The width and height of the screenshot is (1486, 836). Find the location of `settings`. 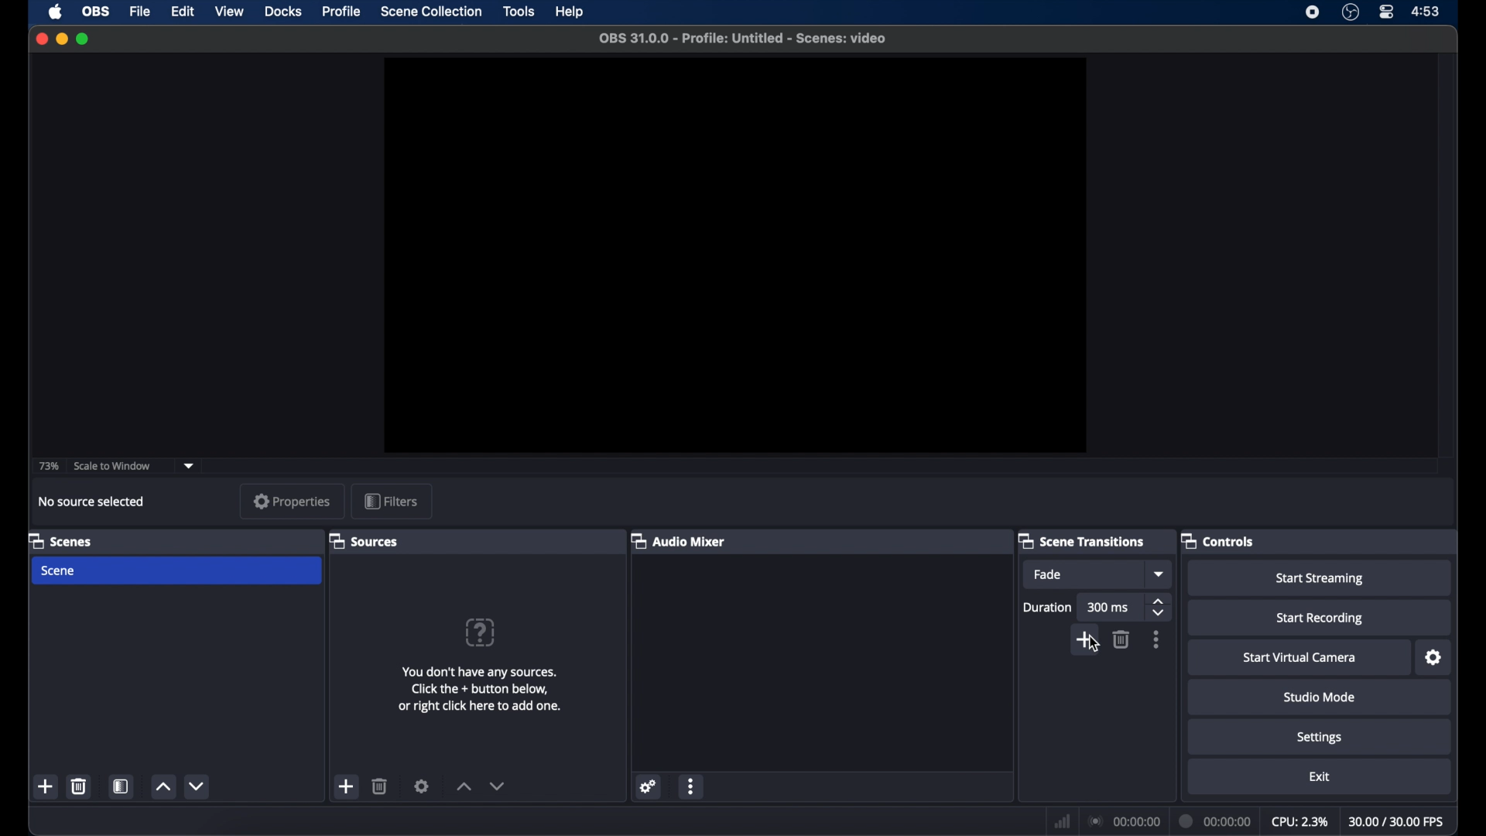

settings is located at coordinates (422, 786).